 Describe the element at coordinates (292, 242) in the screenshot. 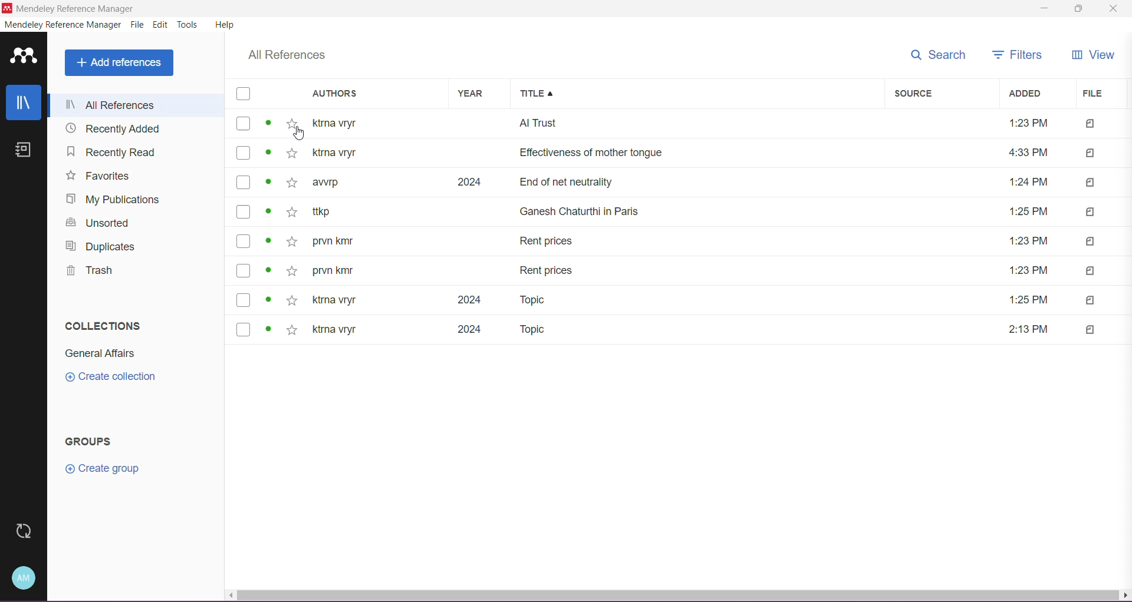

I see `Add to favorite` at that location.